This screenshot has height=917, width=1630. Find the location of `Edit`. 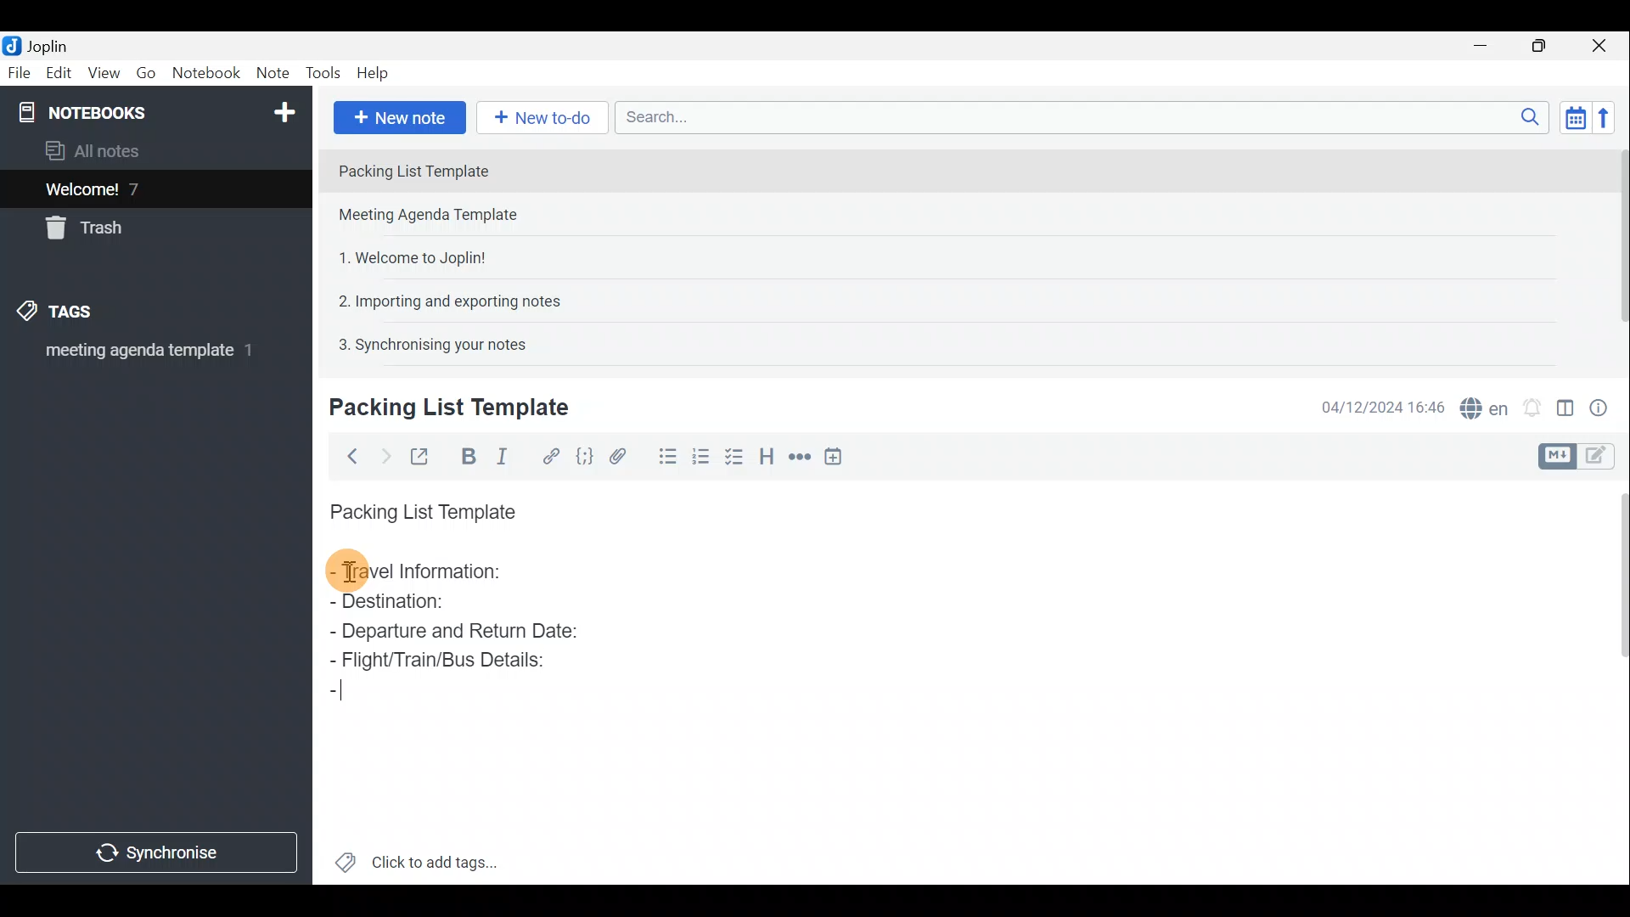

Edit is located at coordinates (55, 74).